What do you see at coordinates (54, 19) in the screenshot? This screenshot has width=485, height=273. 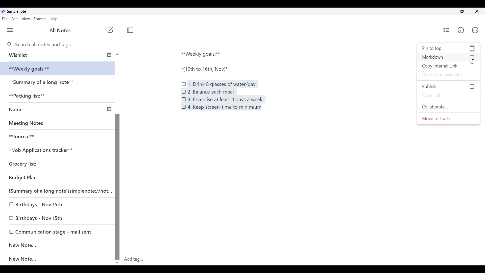 I see `Help` at bounding box center [54, 19].